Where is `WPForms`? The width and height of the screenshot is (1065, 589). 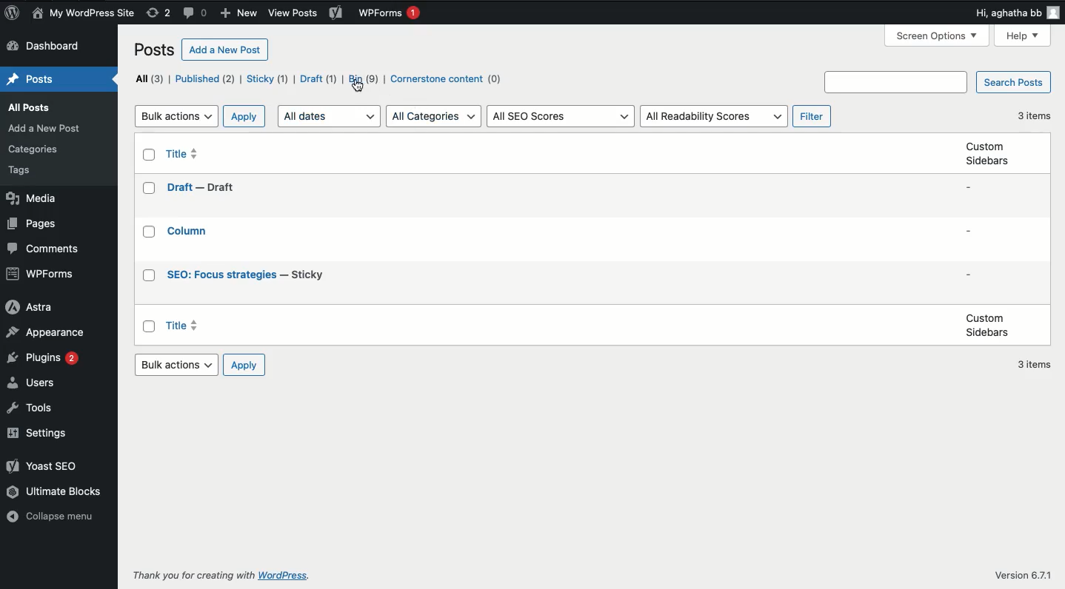
WPForms is located at coordinates (43, 274).